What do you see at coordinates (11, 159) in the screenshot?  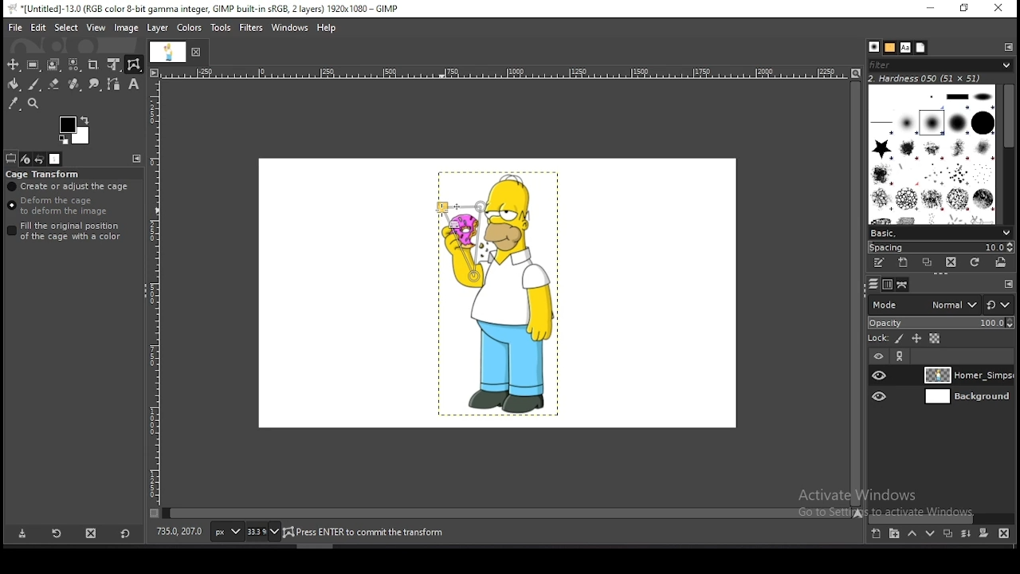 I see `tool options` at bounding box center [11, 159].